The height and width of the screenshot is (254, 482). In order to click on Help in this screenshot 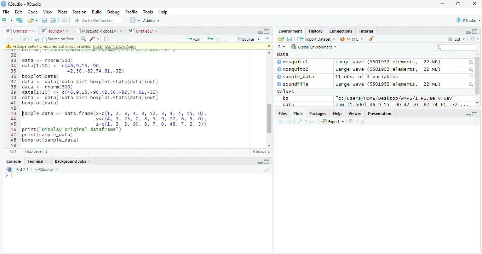, I will do `click(338, 113)`.